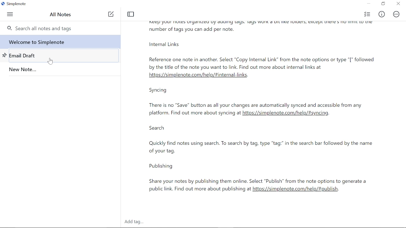 Image resolution: width=406 pixels, height=228 pixels. Describe the element at coordinates (50, 61) in the screenshot. I see `Cursor` at that location.